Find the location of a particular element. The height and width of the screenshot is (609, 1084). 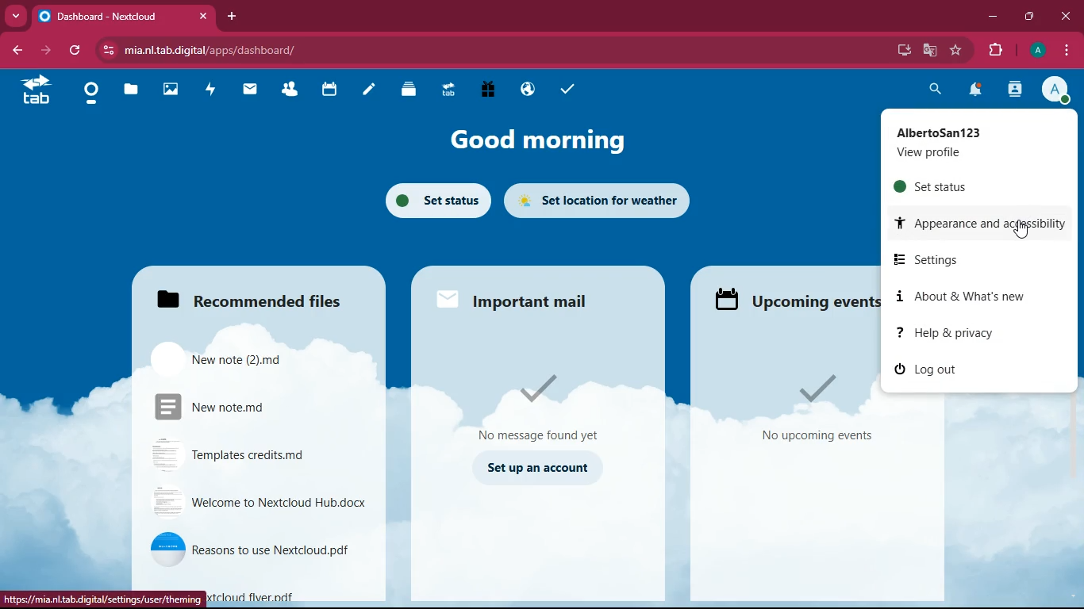

more is located at coordinates (17, 14).